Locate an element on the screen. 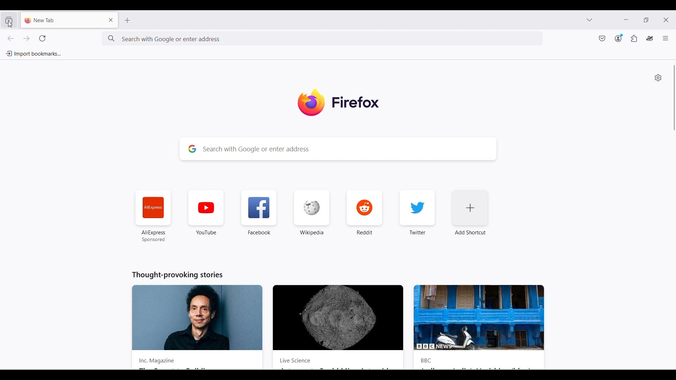 Image resolution: width=676 pixels, height=380 pixels. Twitter shortcut is located at coordinates (418, 212).